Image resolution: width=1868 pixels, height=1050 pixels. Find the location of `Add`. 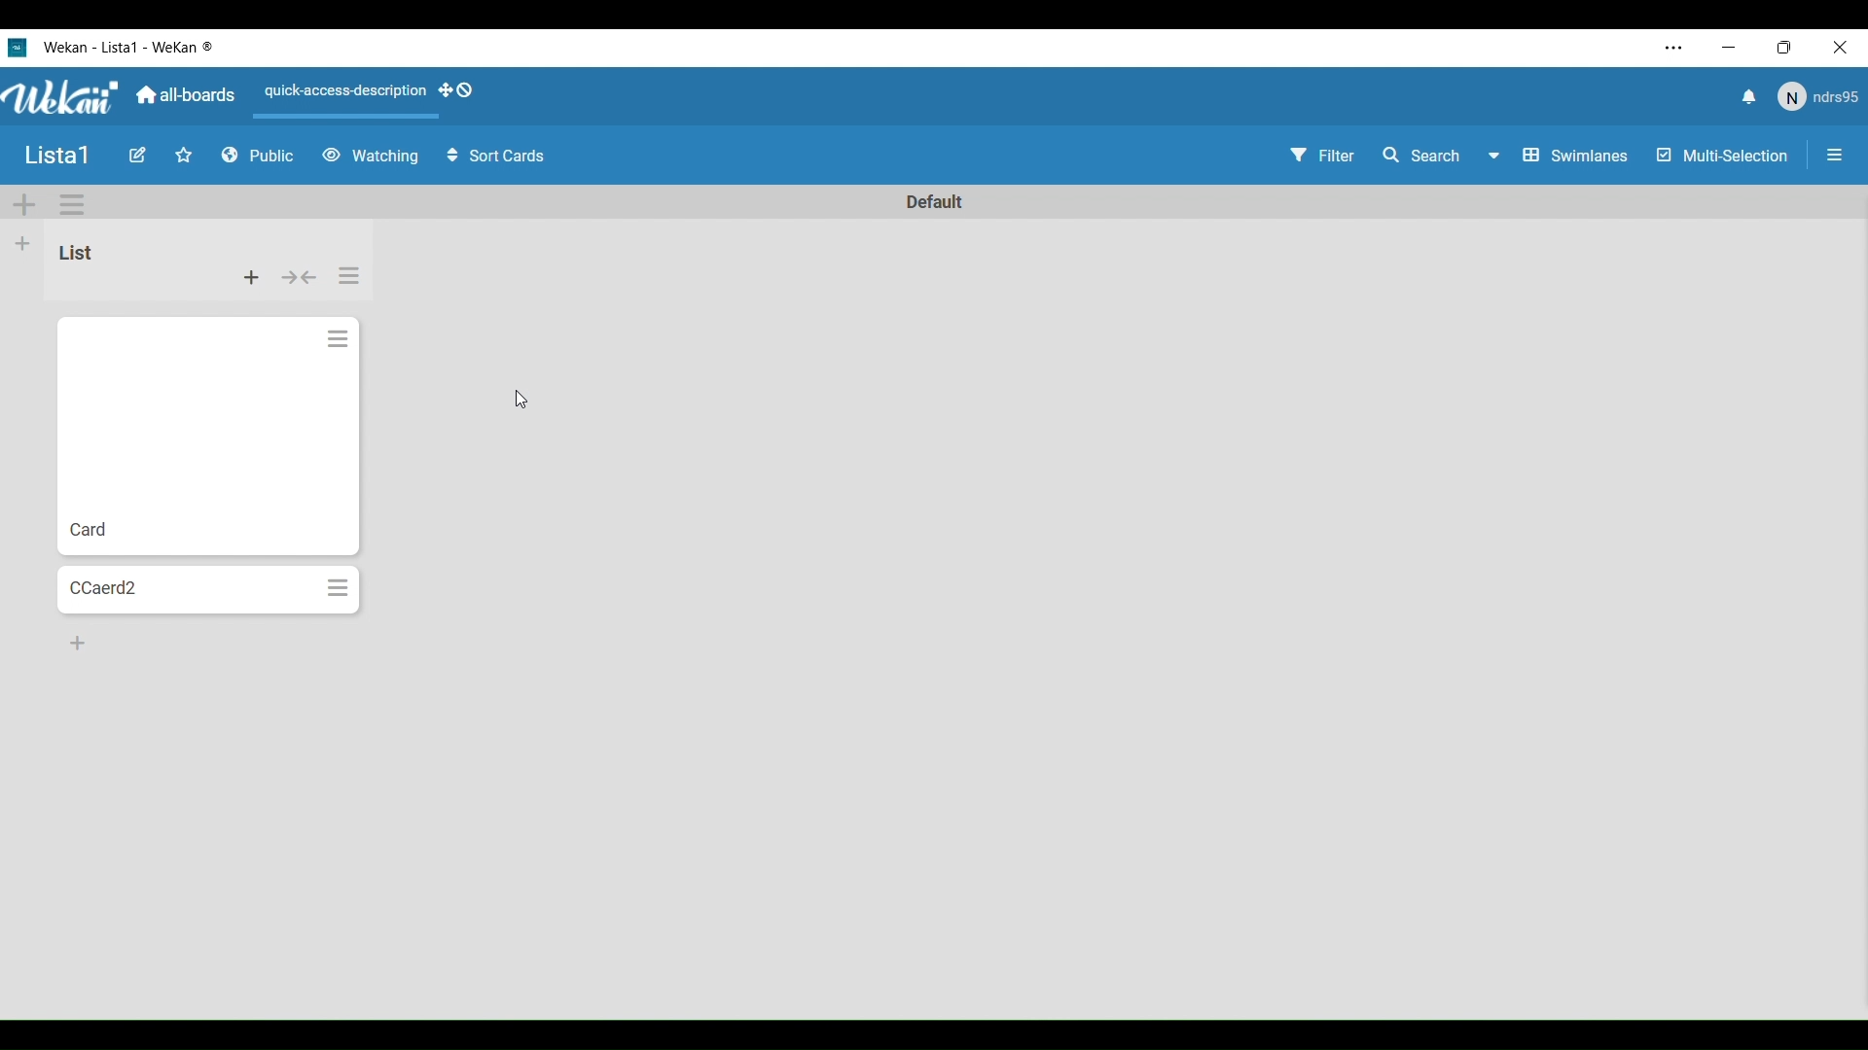

Add is located at coordinates (78, 643).